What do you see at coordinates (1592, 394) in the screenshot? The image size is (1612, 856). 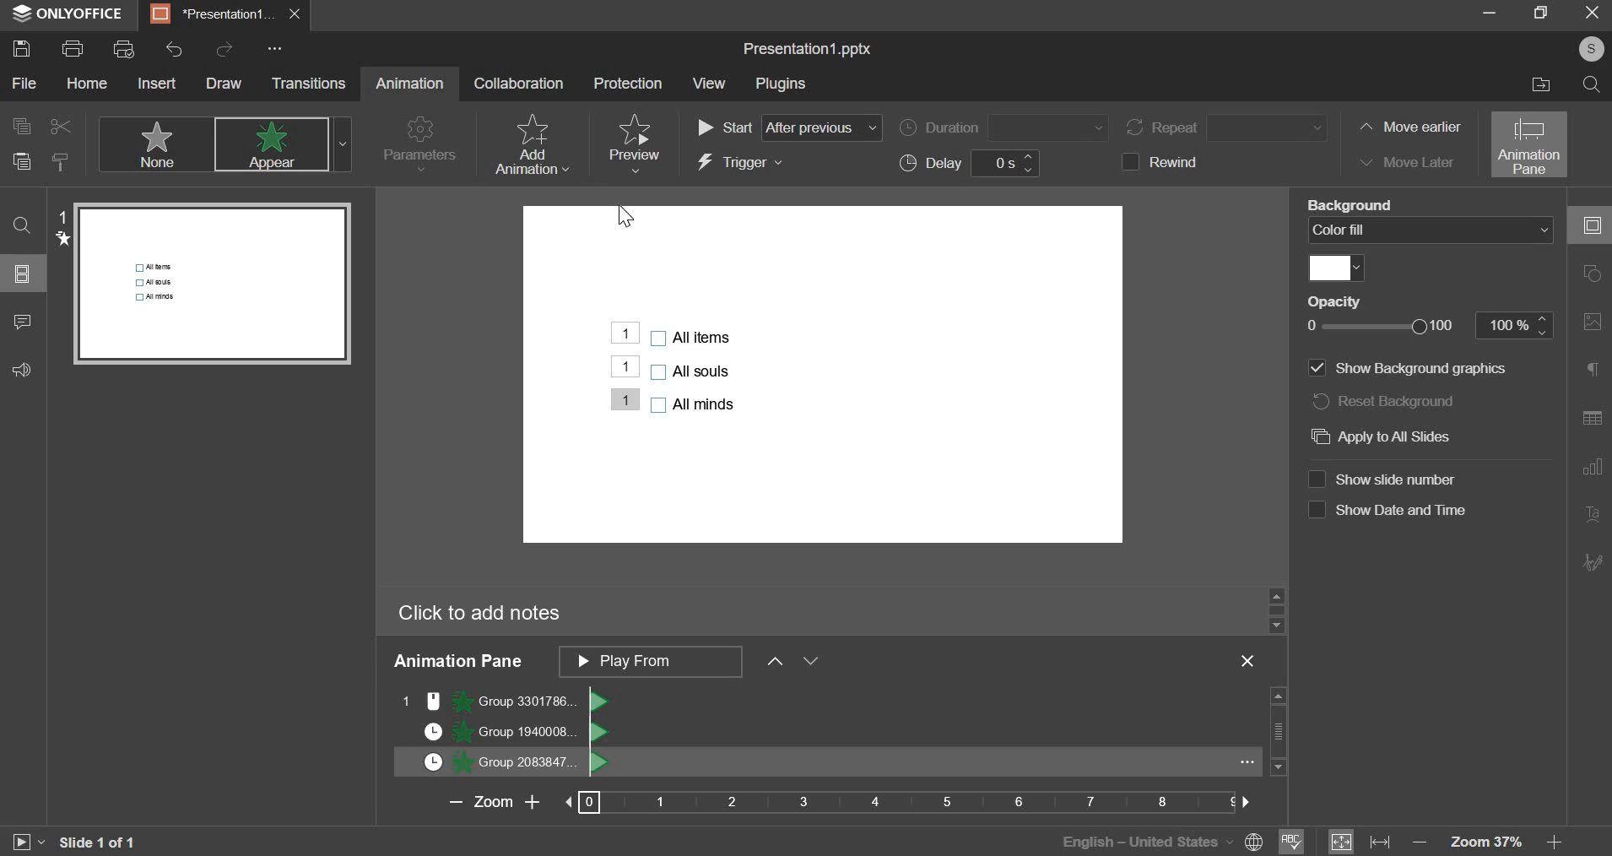 I see `right side bar` at bounding box center [1592, 394].